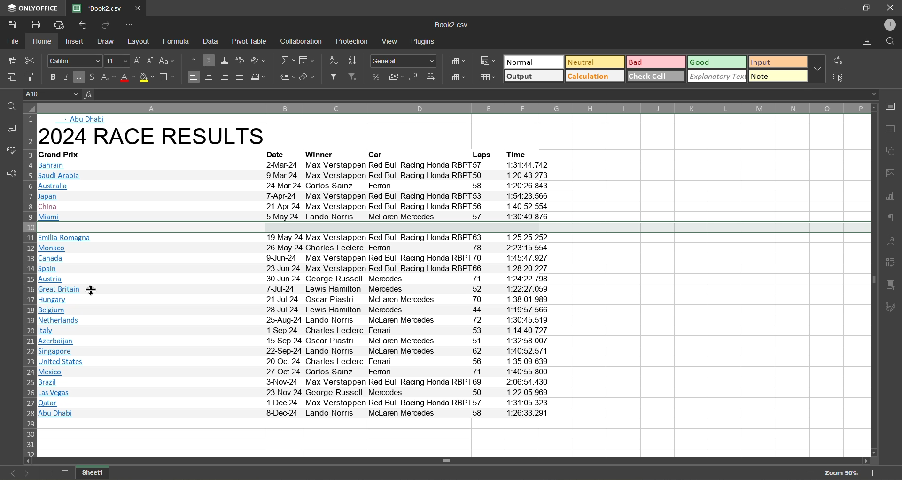 The width and height of the screenshot is (902, 480). What do you see at coordinates (9, 173) in the screenshot?
I see `feedback` at bounding box center [9, 173].